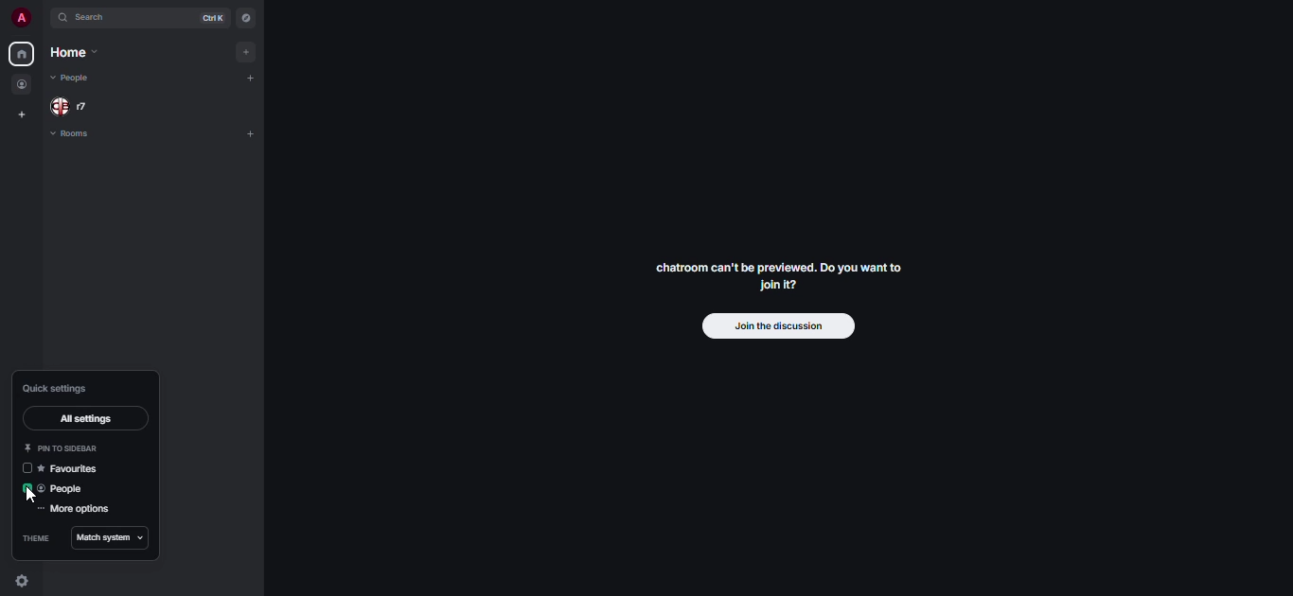 The width and height of the screenshot is (1293, 596). I want to click on cursor, so click(29, 497).